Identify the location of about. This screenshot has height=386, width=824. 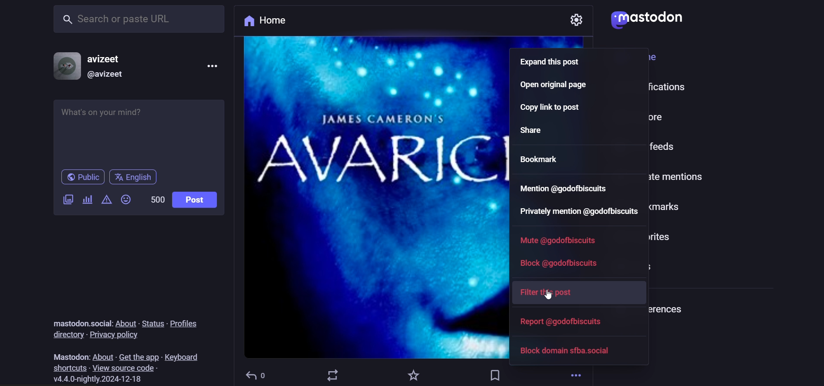
(101, 356).